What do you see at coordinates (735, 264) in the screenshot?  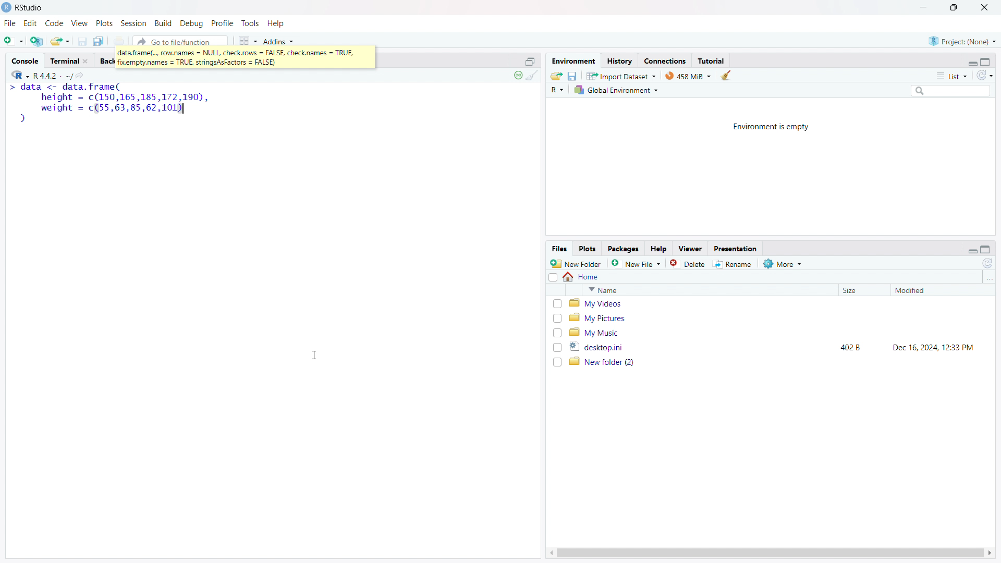 I see `rename` at bounding box center [735, 264].